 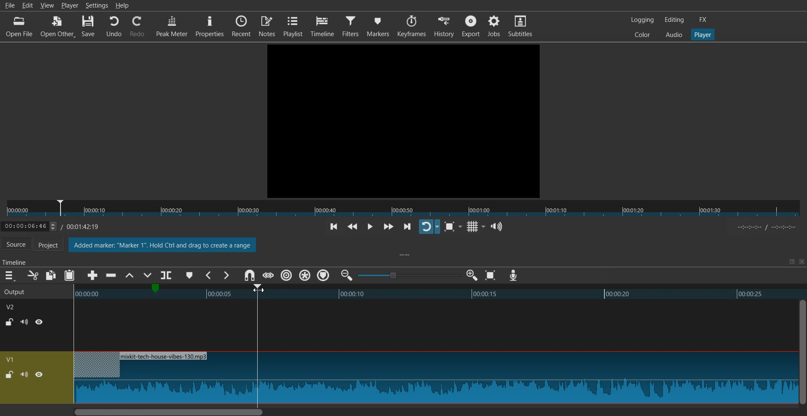 What do you see at coordinates (445, 26) in the screenshot?
I see `History` at bounding box center [445, 26].